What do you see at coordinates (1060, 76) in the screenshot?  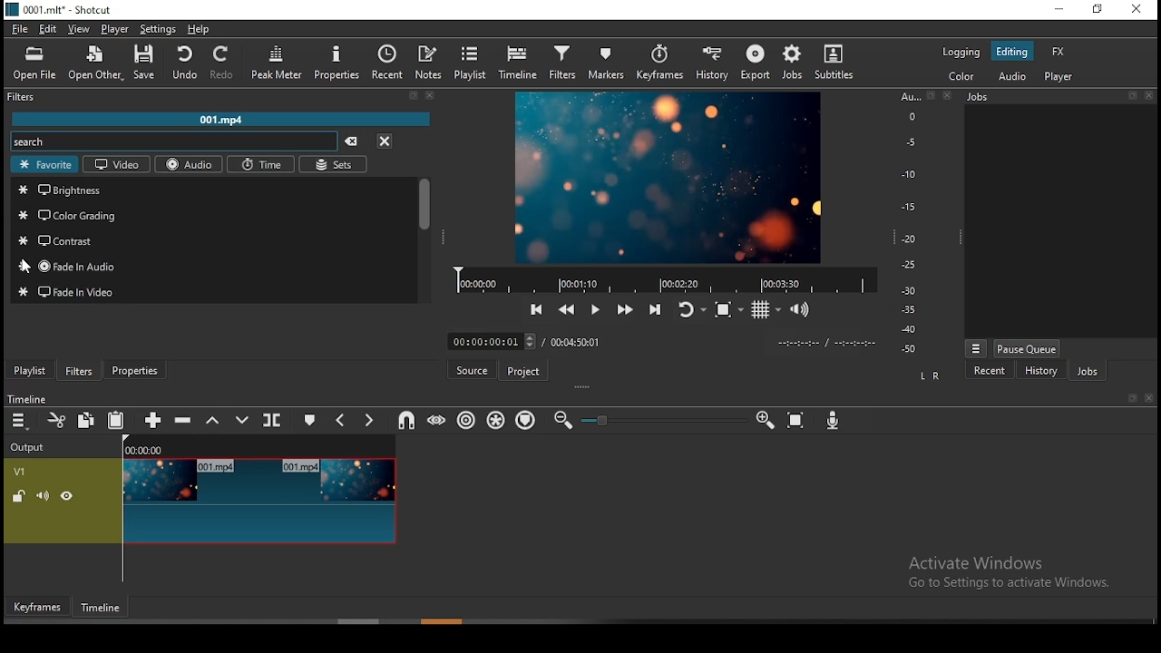 I see `player` at bounding box center [1060, 76].